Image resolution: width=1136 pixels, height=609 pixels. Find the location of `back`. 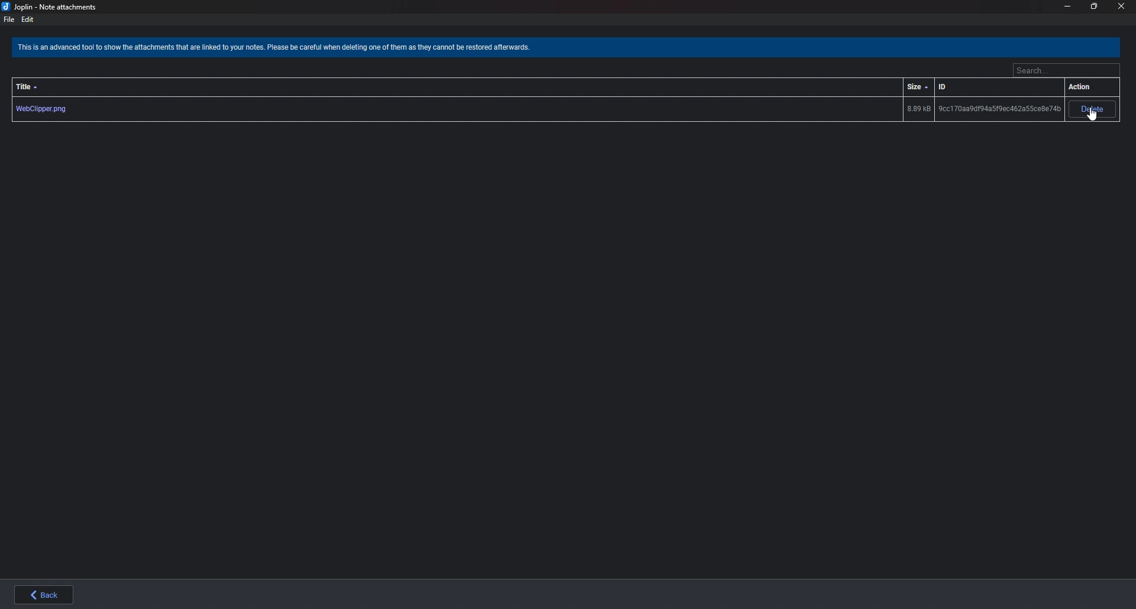

back is located at coordinates (41, 594).